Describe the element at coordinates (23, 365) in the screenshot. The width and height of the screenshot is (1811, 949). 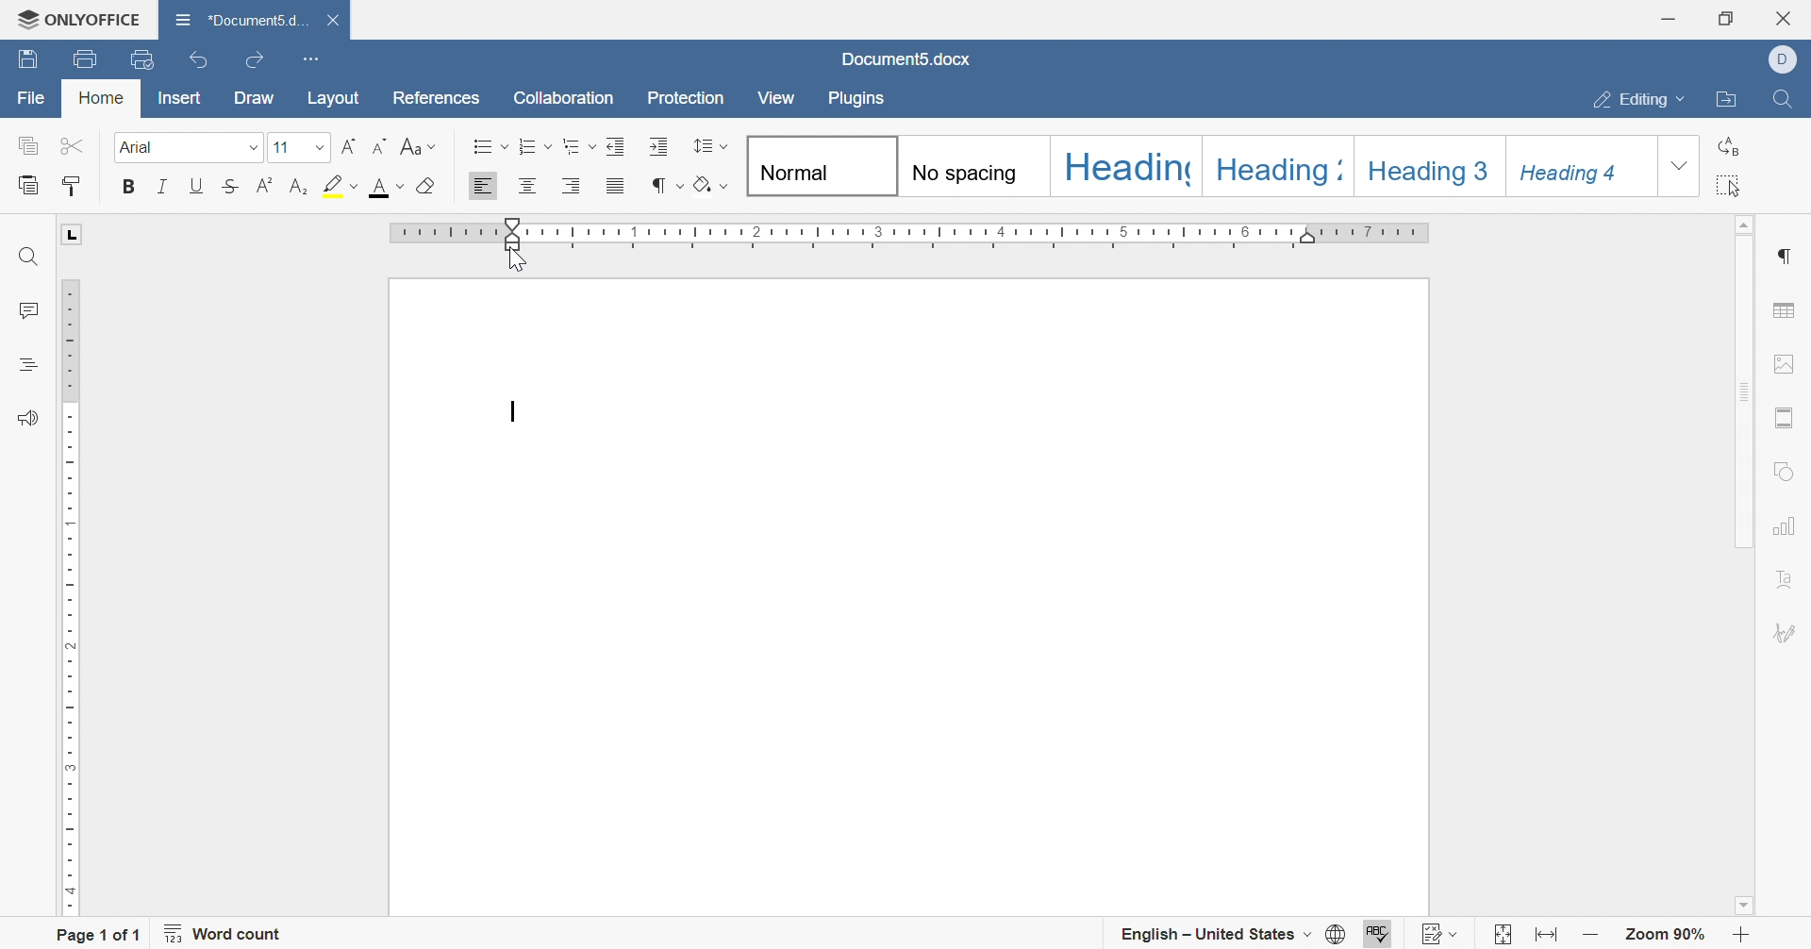
I see `headings` at that location.